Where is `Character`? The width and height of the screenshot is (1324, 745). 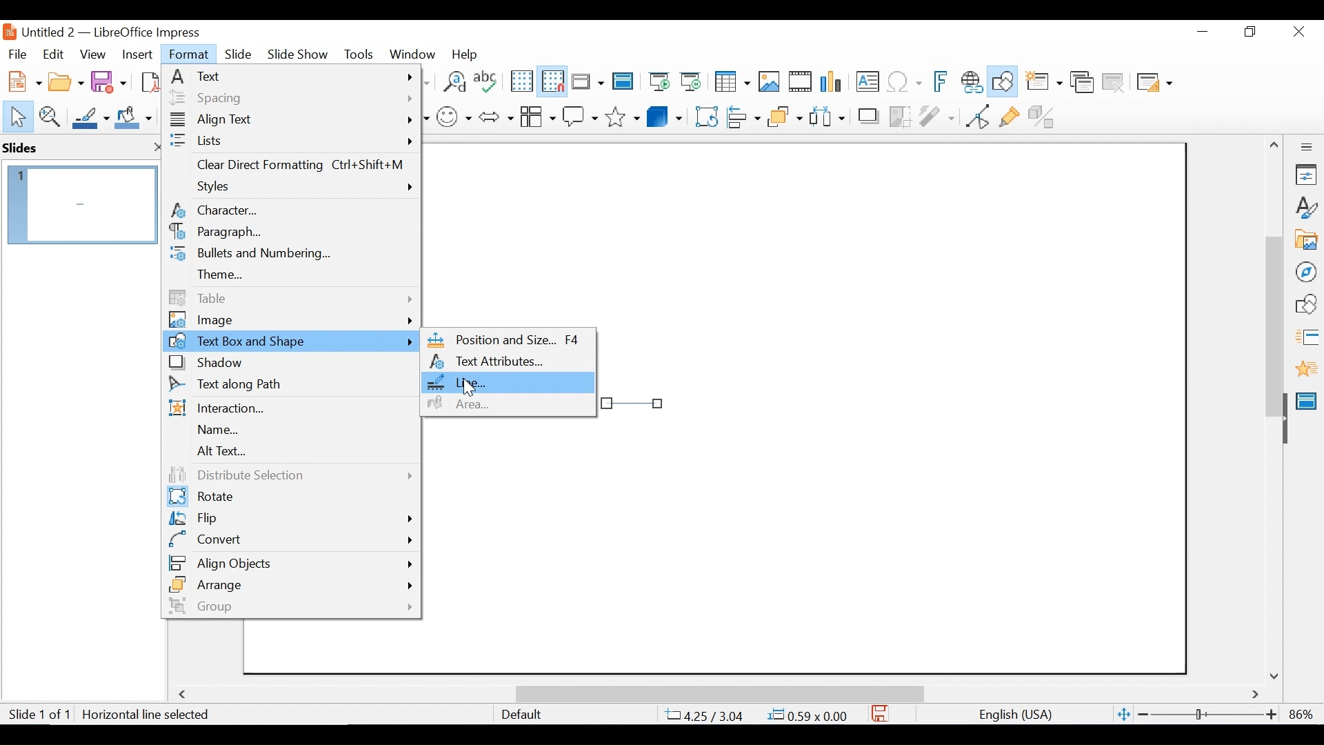
Character is located at coordinates (290, 210).